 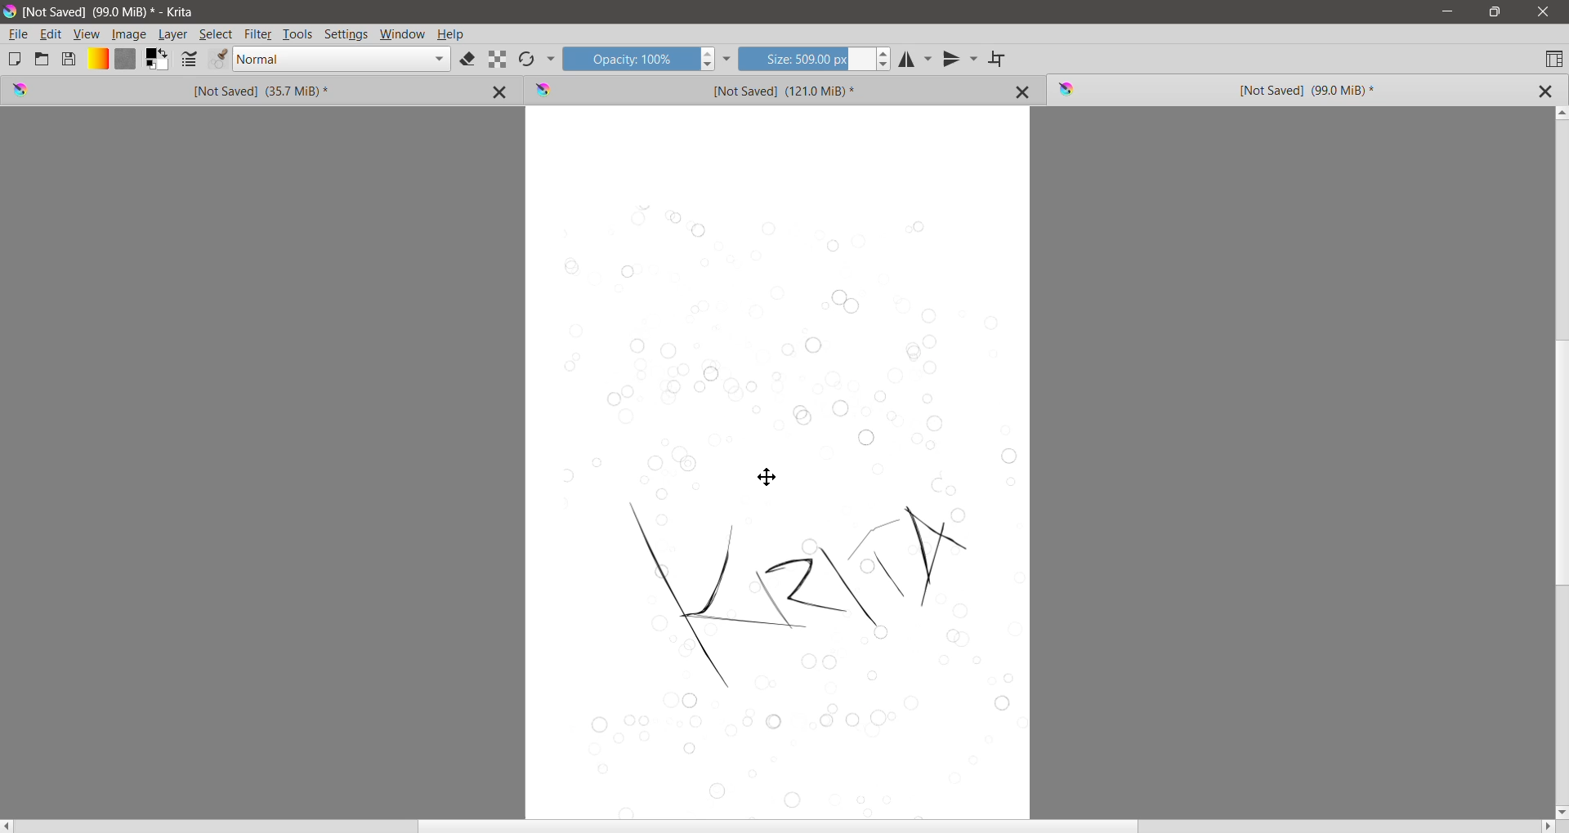 What do you see at coordinates (628, 58) in the screenshot?
I see `Opacity input` at bounding box center [628, 58].